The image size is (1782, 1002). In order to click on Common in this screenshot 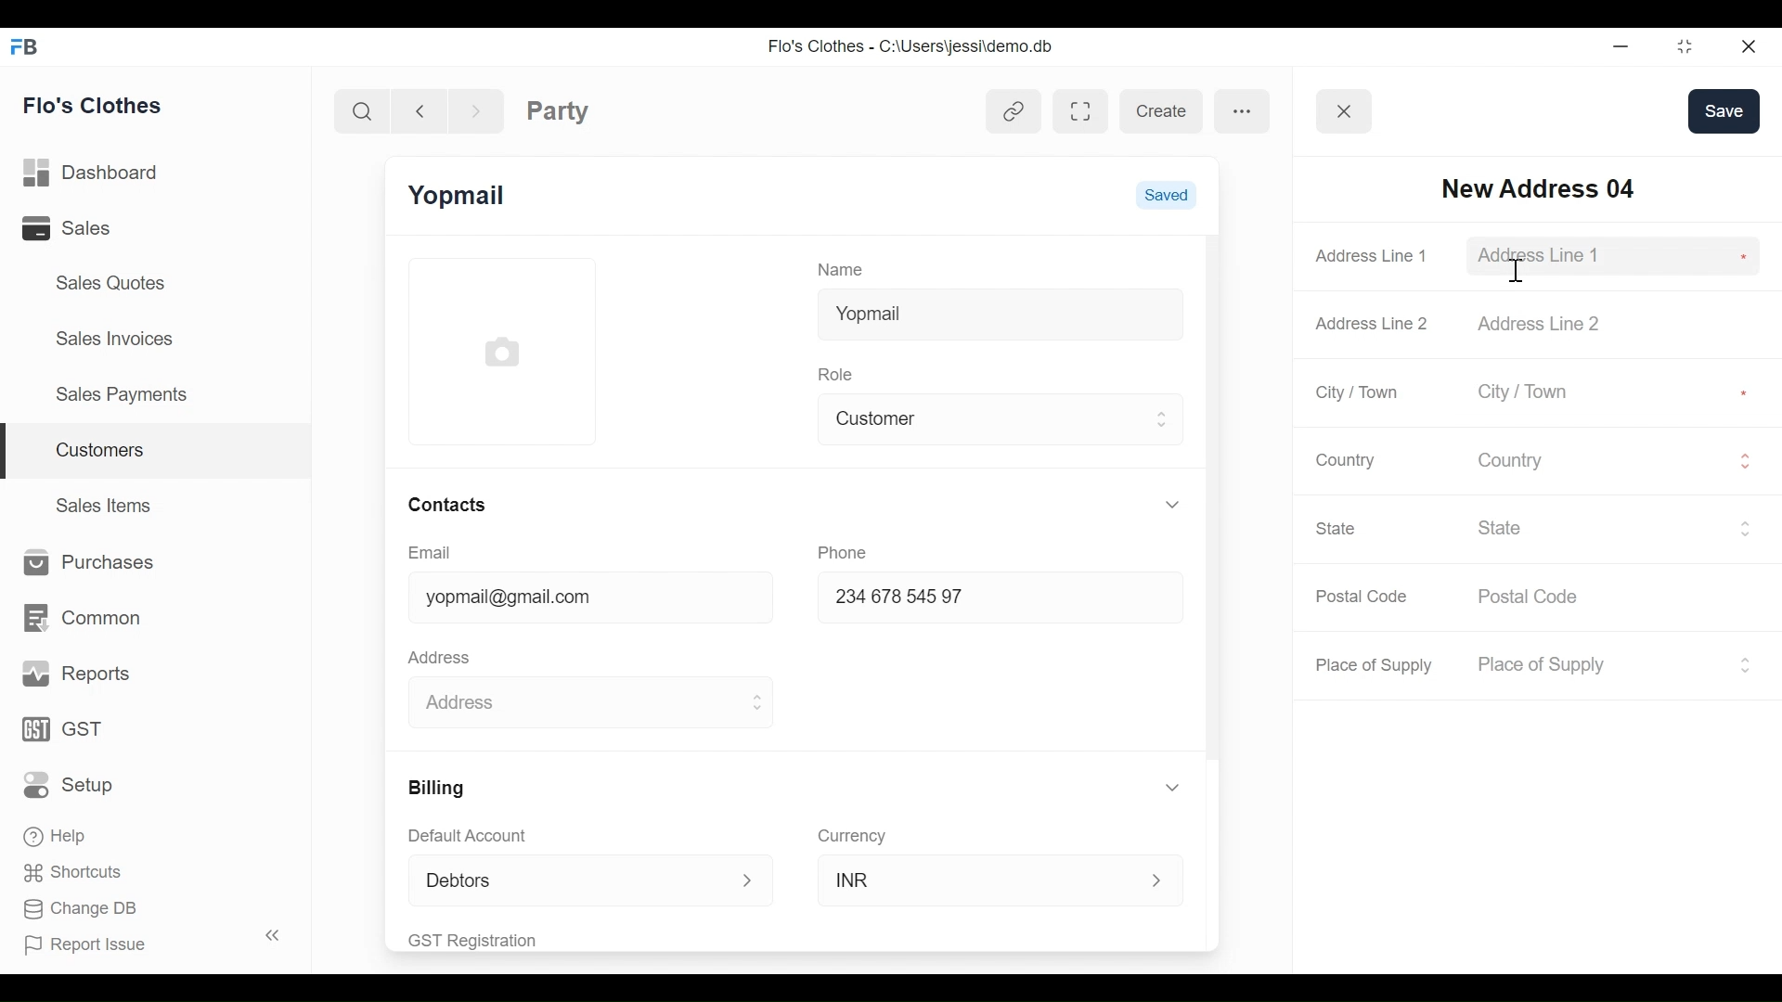, I will do `click(80, 618)`.